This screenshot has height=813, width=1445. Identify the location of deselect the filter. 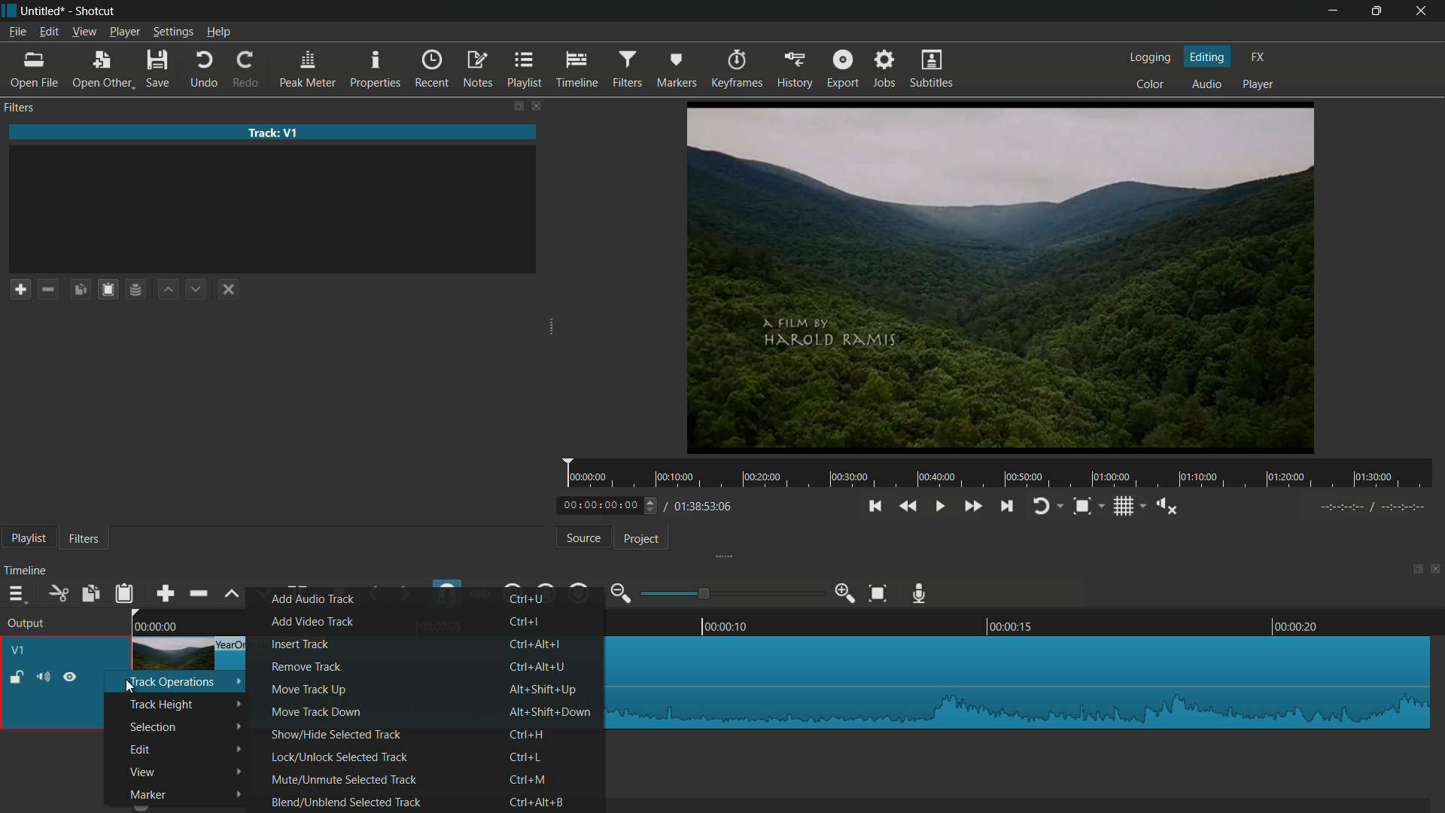
(229, 289).